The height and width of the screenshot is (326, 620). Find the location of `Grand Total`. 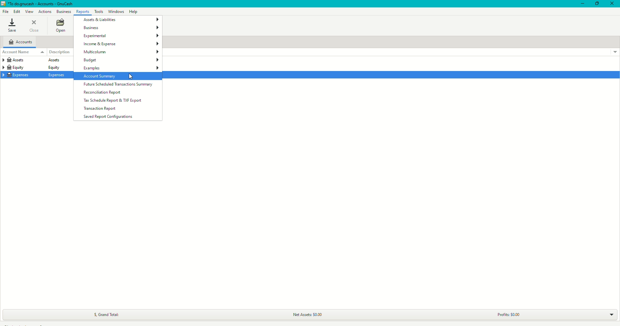

Grand Total is located at coordinates (108, 314).